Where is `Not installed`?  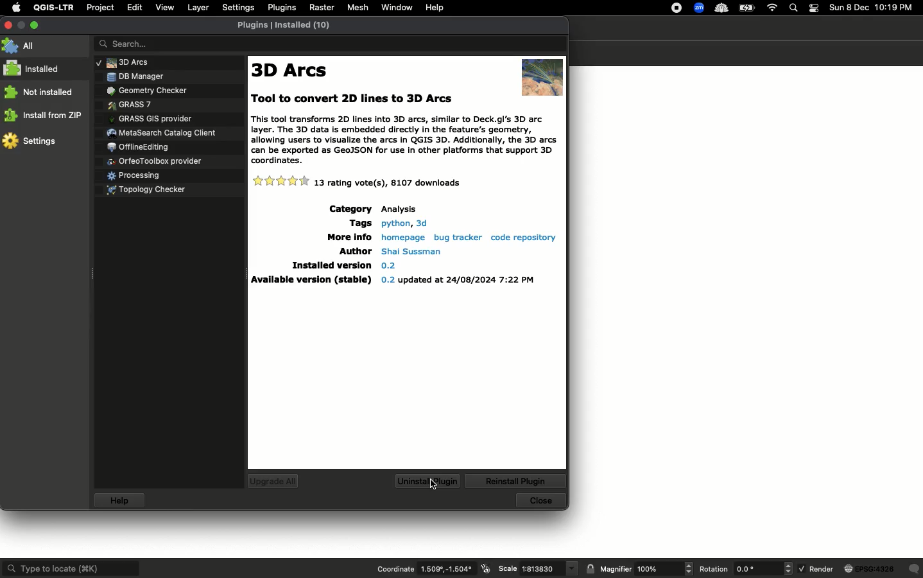
Not installed is located at coordinates (40, 92).